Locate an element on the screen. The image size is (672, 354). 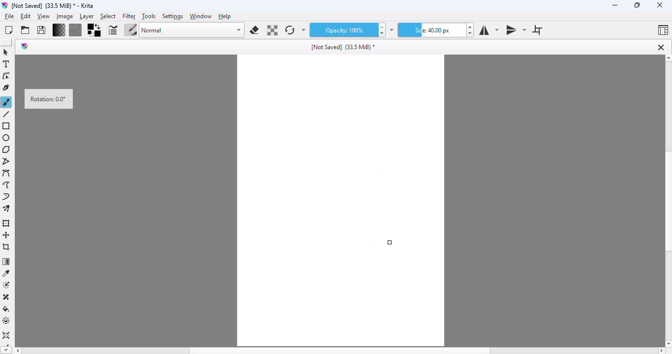
preserve alpha is located at coordinates (272, 30).